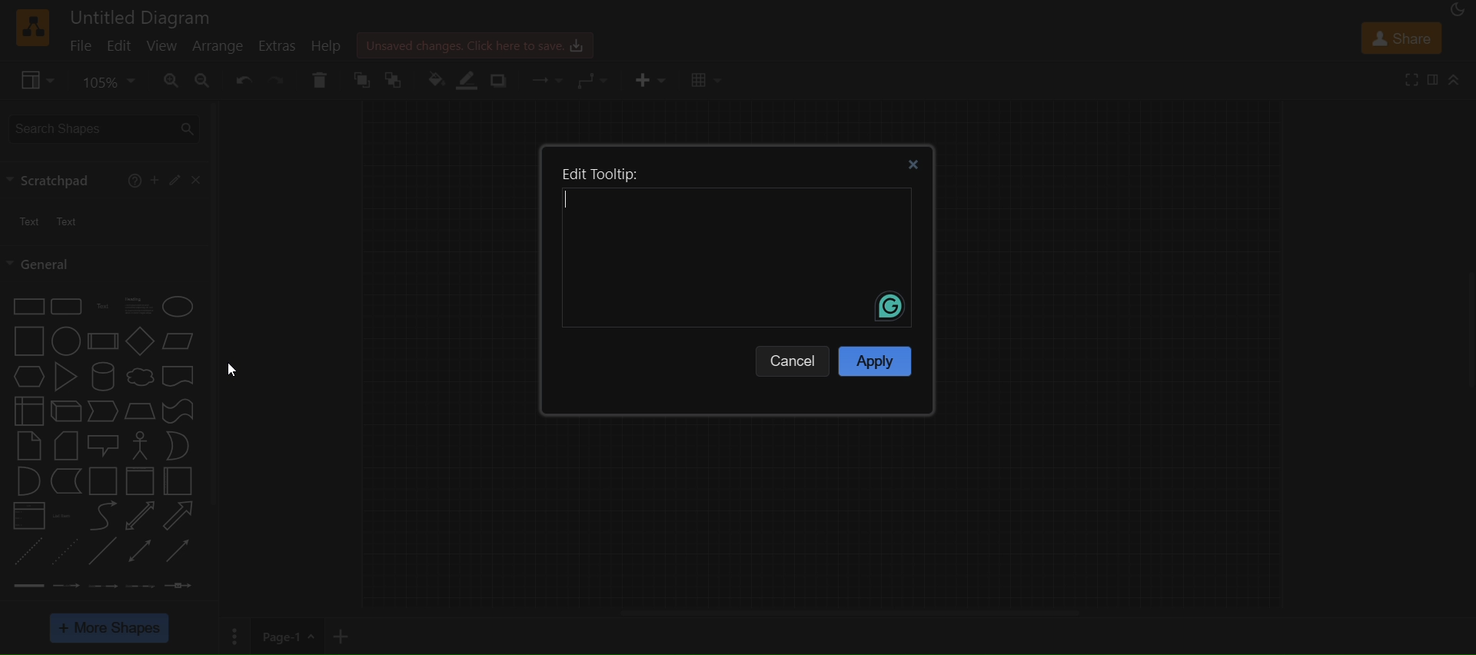  What do you see at coordinates (1408, 78) in the screenshot?
I see `fullscreen` at bounding box center [1408, 78].